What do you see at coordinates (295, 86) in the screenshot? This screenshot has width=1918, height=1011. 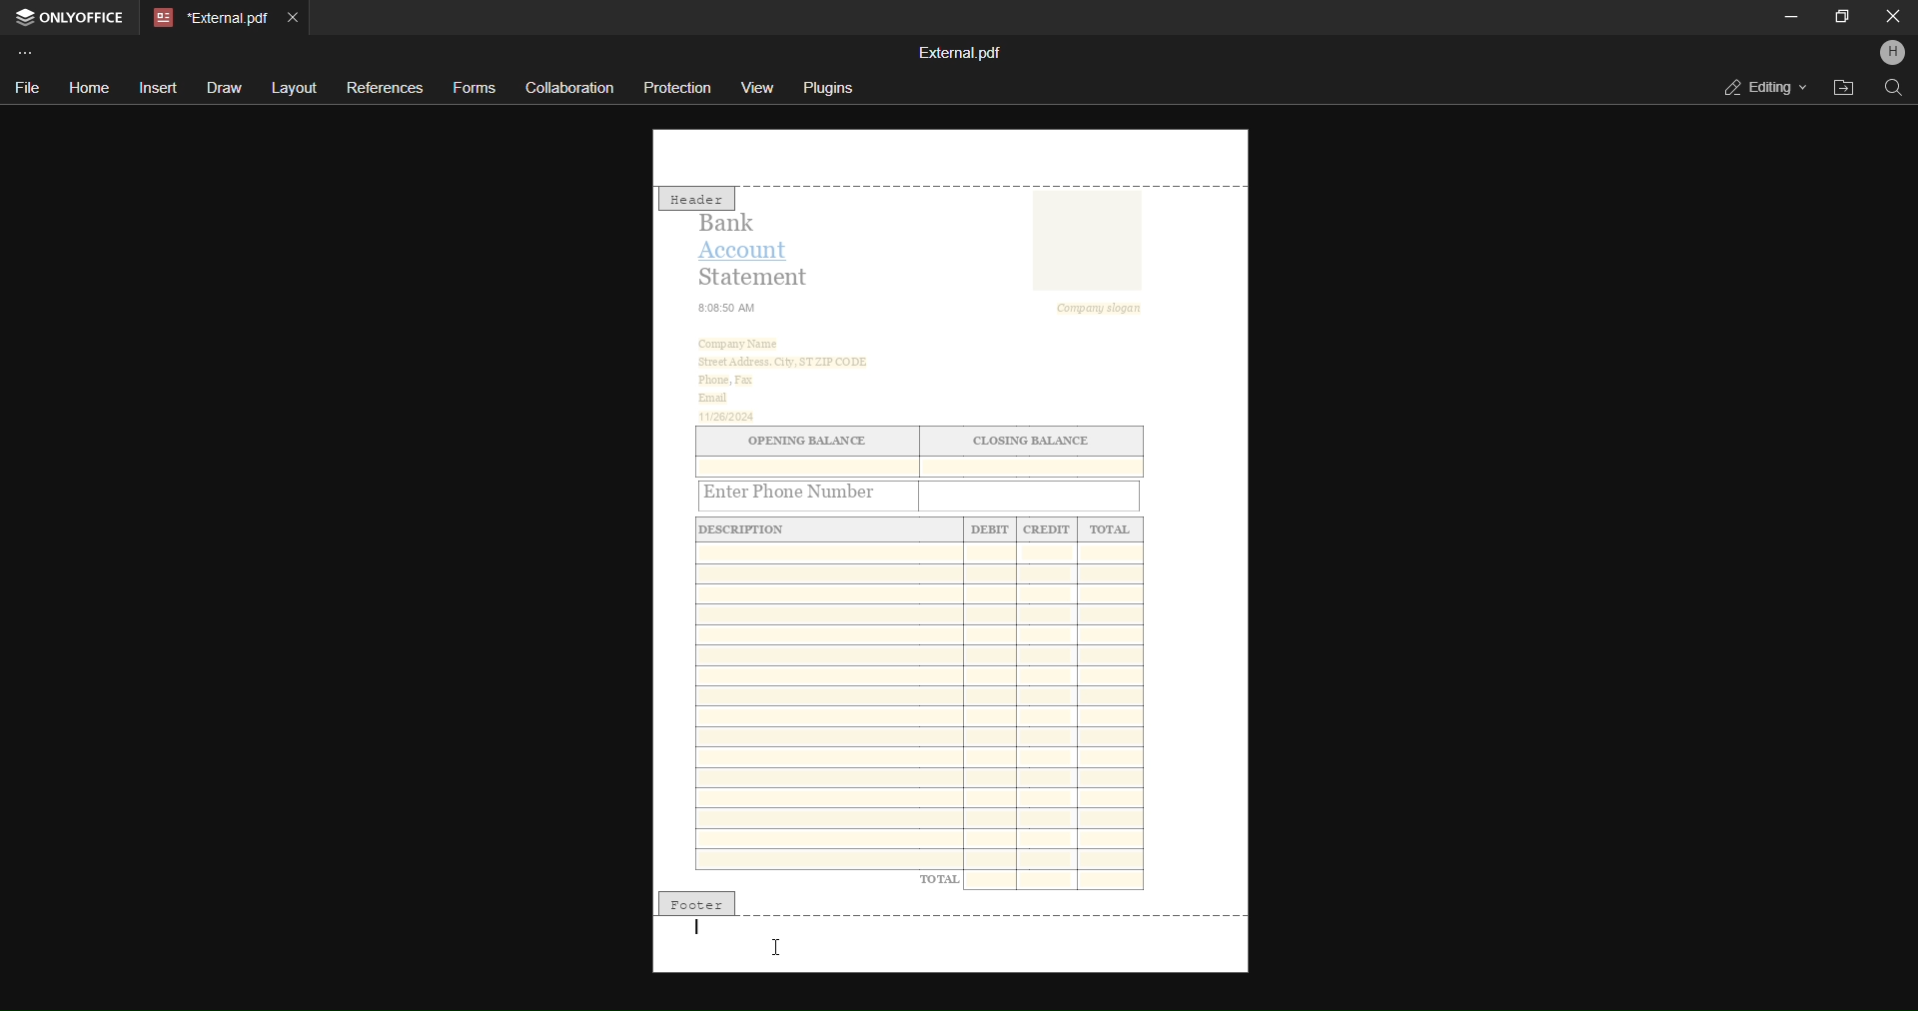 I see `layout` at bounding box center [295, 86].